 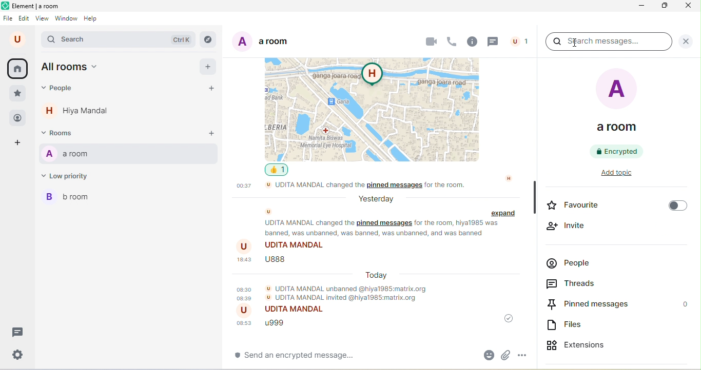 What do you see at coordinates (375, 199) in the screenshot?
I see `yesterday` at bounding box center [375, 199].